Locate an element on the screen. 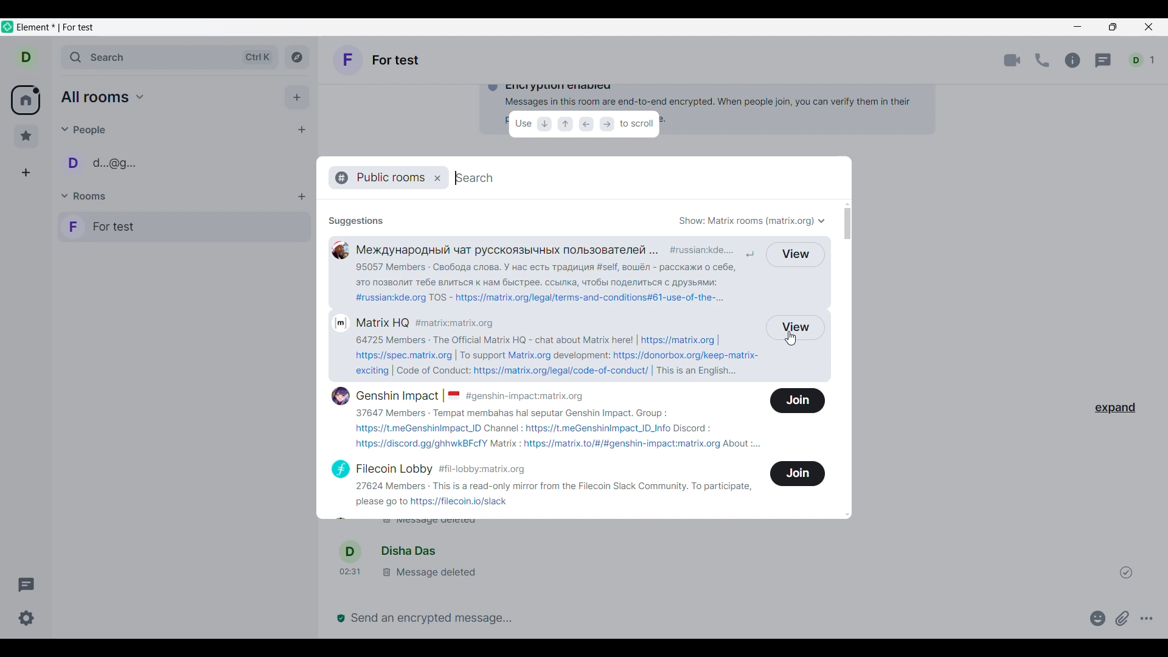 This screenshot has width=1168, height=657. Profile information is located at coordinates (350, 551).